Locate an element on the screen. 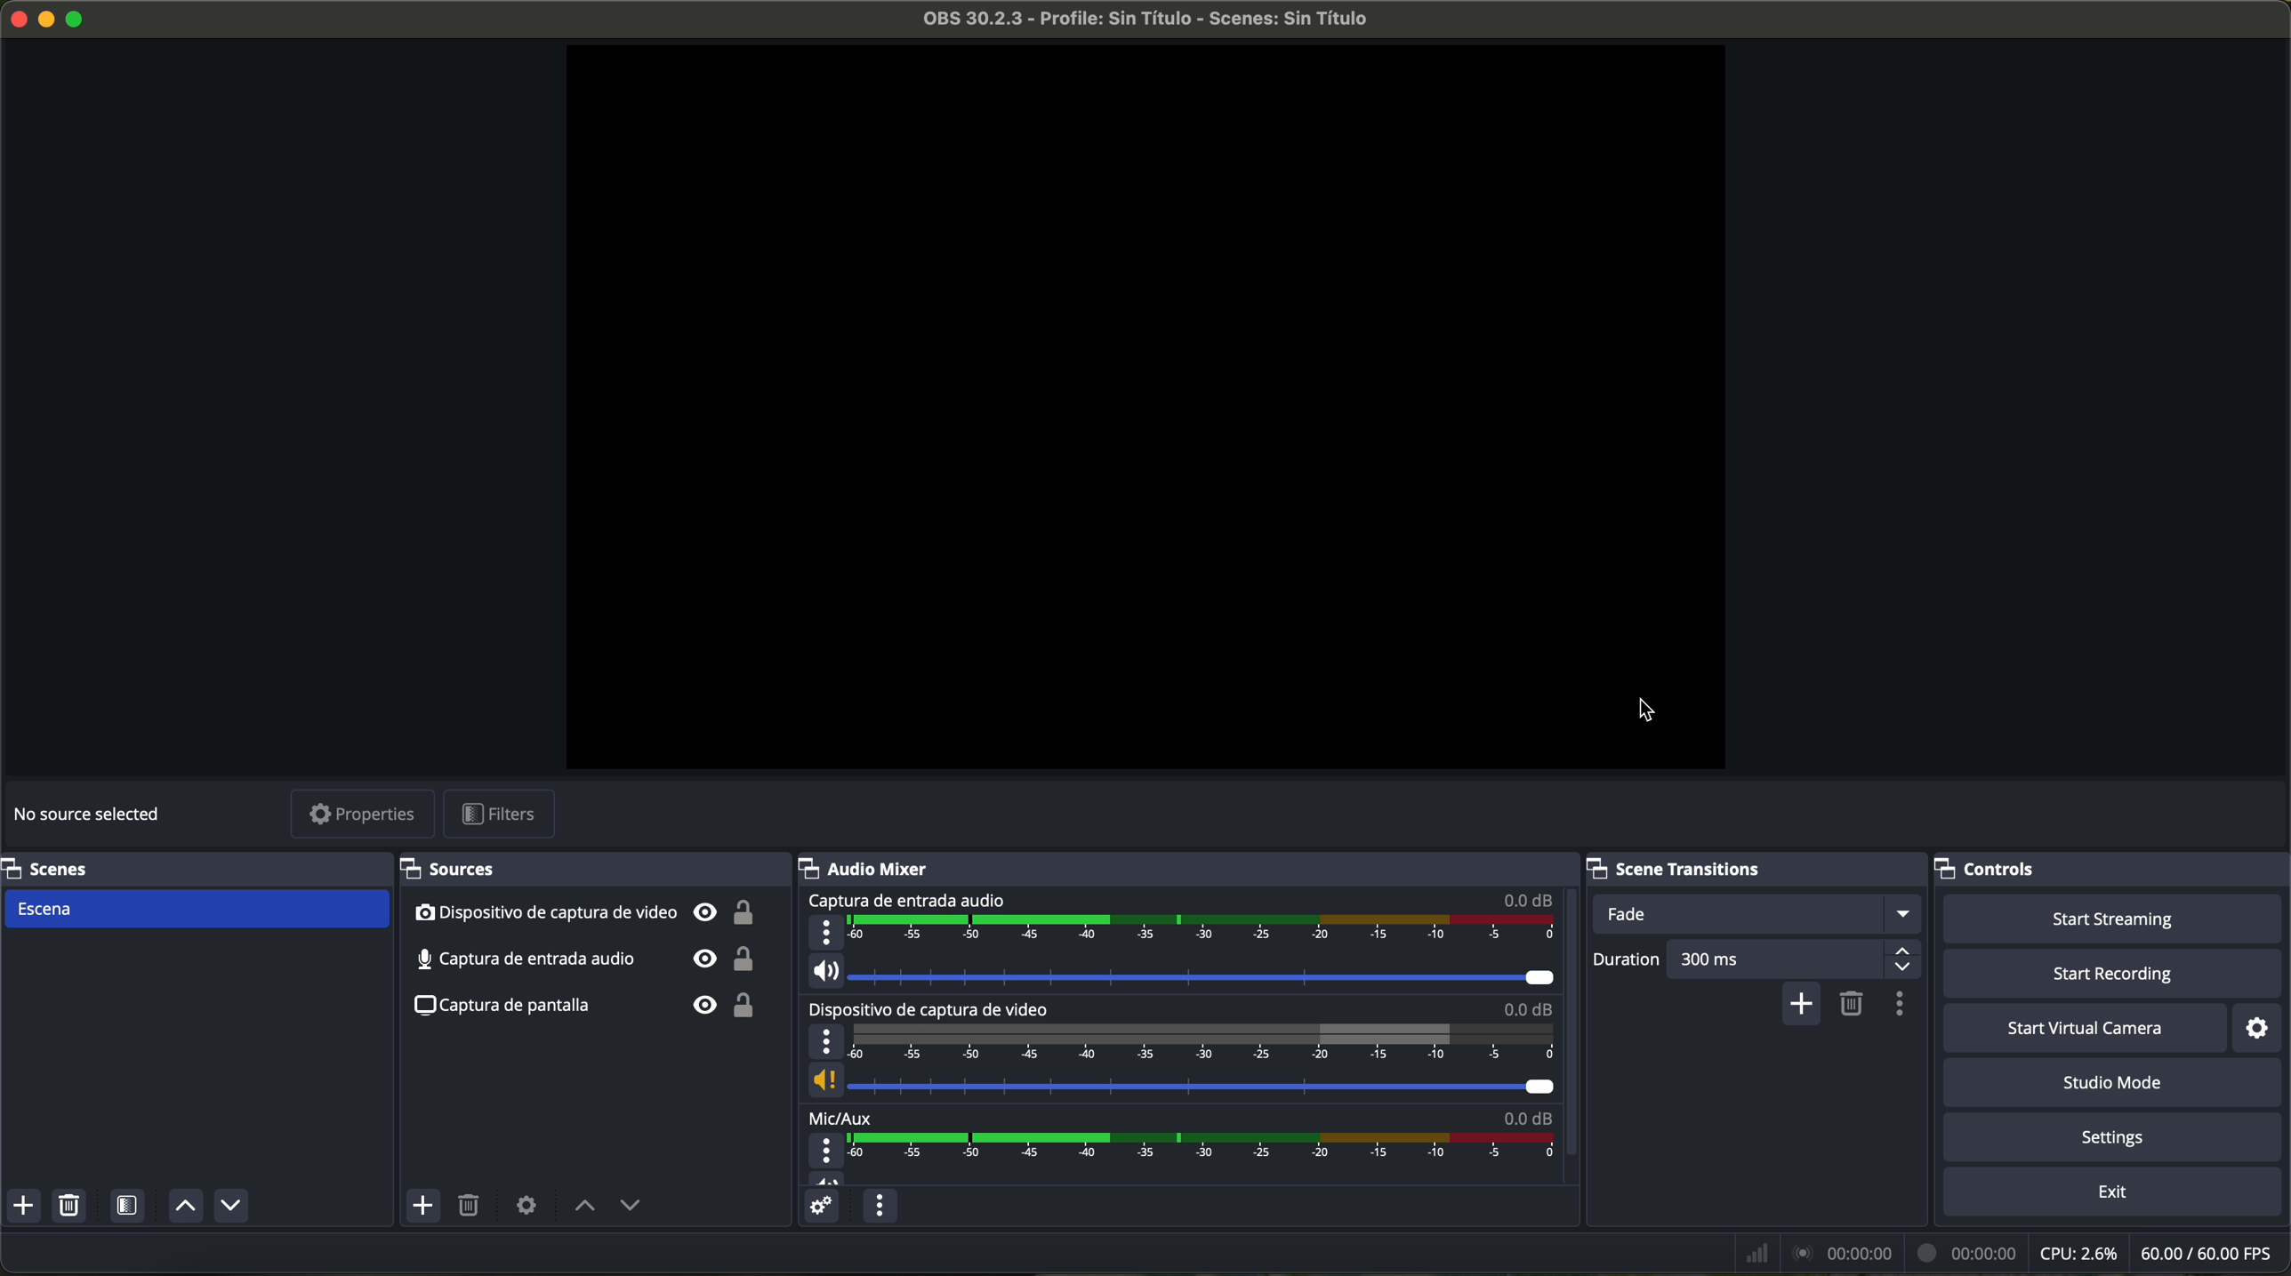 This screenshot has width=2291, height=1276. move source up is located at coordinates (585, 1207).